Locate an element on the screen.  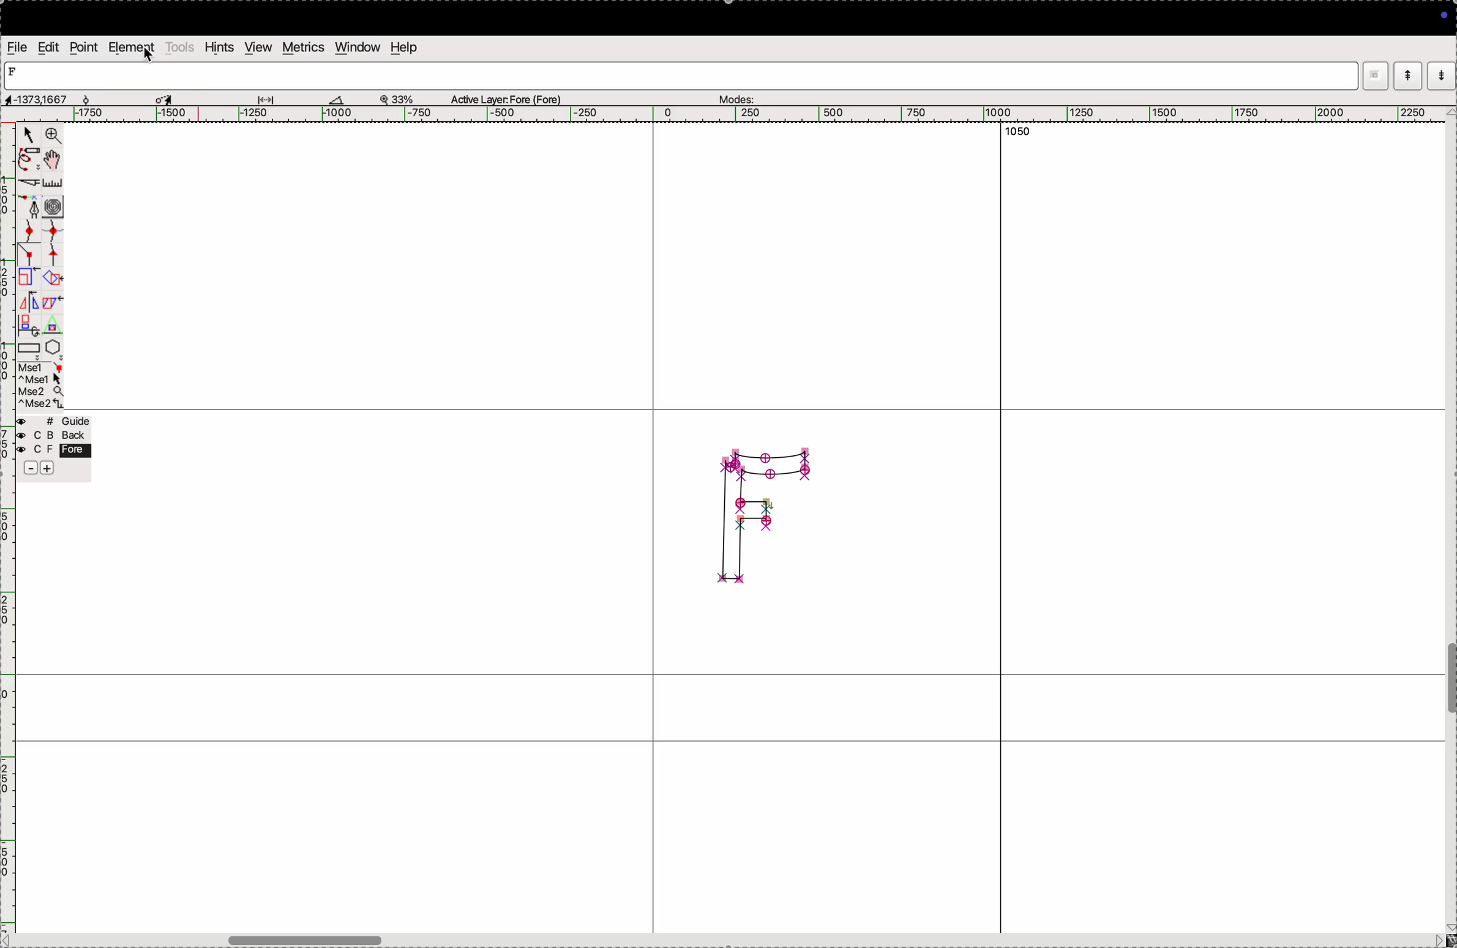
back is located at coordinates (50, 436).